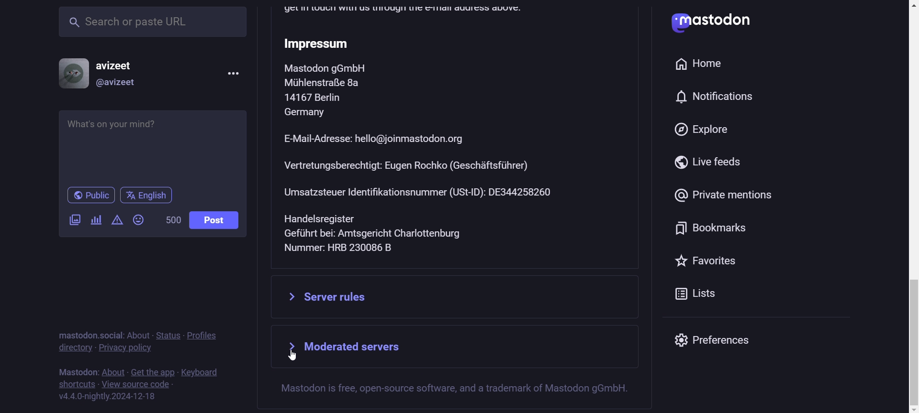 The image size is (919, 413). I want to click on username, so click(120, 63).